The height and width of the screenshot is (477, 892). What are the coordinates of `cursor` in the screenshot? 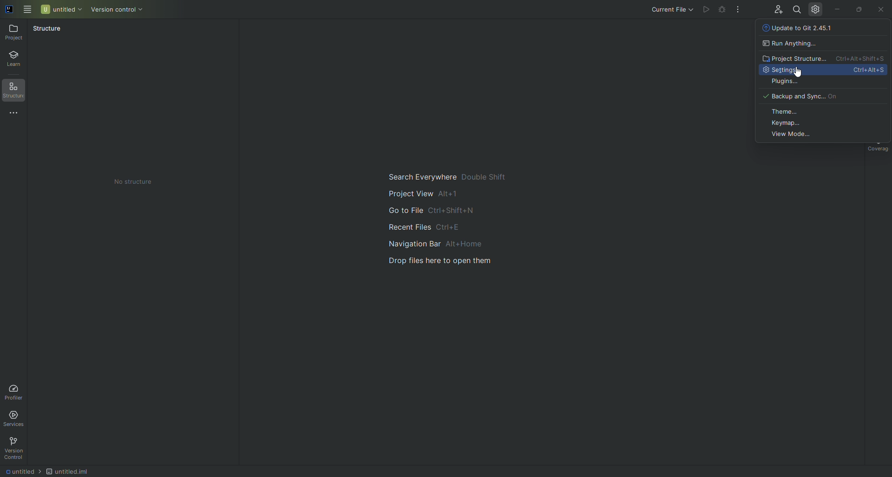 It's located at (800, 73).